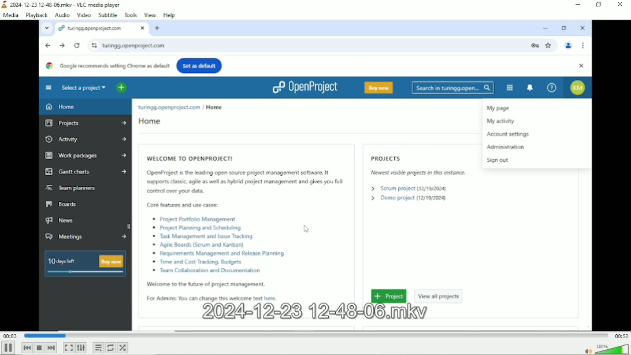 This screenshot has width=631, height=355. What do you see at coordinates (604, 349) in the screenshot?
I see `Volume` at bounding box center [604, 349].